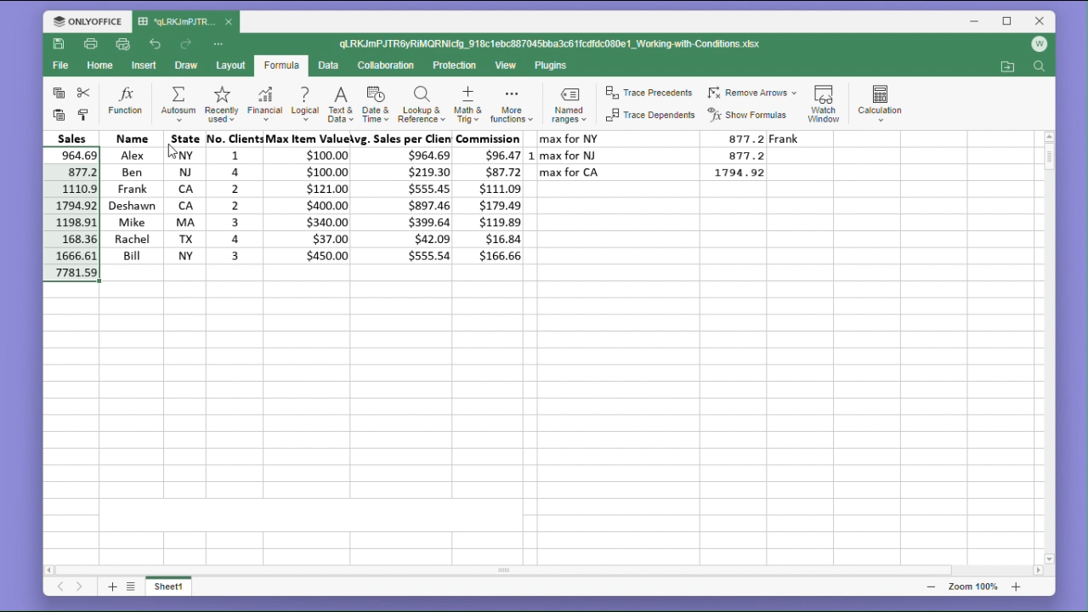 The height and width of the screenshot is (612, 1088). What do you see at coordinates (56, 93) in the screenshot?
I see `copy` at bounding box center [56, 93].